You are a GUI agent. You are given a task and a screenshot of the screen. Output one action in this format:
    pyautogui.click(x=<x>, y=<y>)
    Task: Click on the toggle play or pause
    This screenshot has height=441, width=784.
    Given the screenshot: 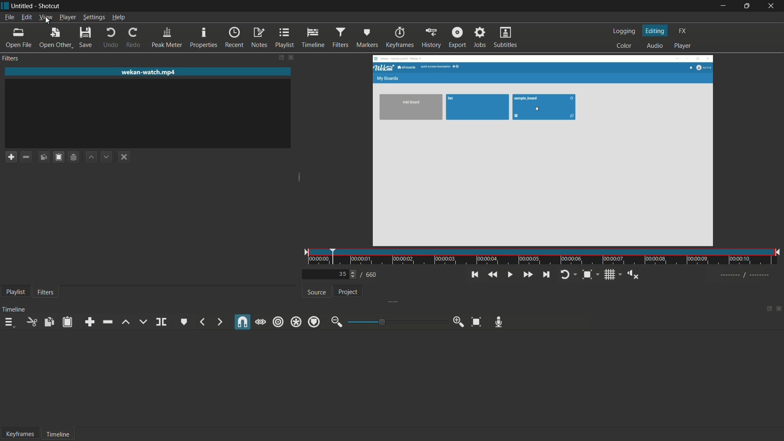 What is the action you would take?
    pyautogui.click(x=509, y=275)
    